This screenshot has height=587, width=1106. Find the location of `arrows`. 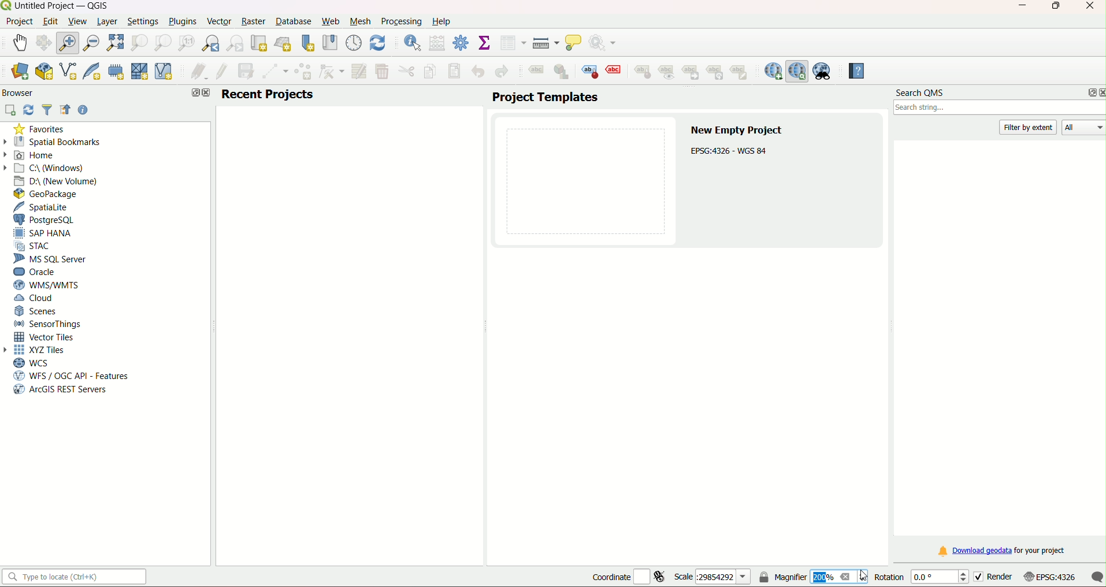

arrows is located at coordinates (8, 154).